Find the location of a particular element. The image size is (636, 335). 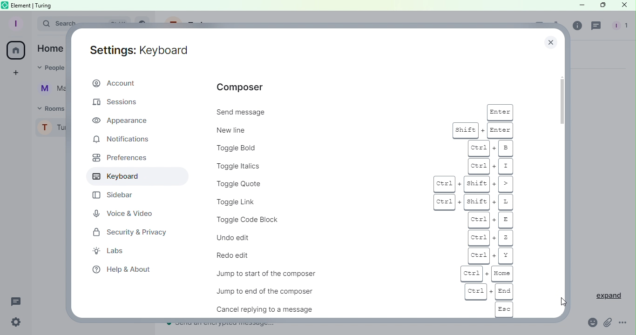

Security and privacy is located at coordinates (127, 232).